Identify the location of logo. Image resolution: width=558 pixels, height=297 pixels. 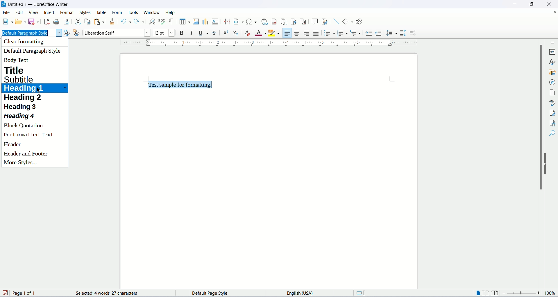
(4, 5).